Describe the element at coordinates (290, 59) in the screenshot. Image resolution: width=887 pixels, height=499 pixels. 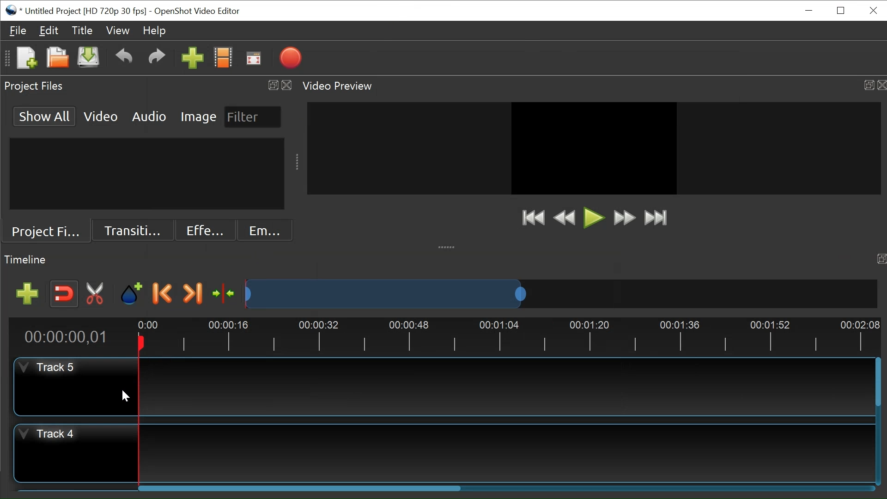
I see `Export Video` at that location.